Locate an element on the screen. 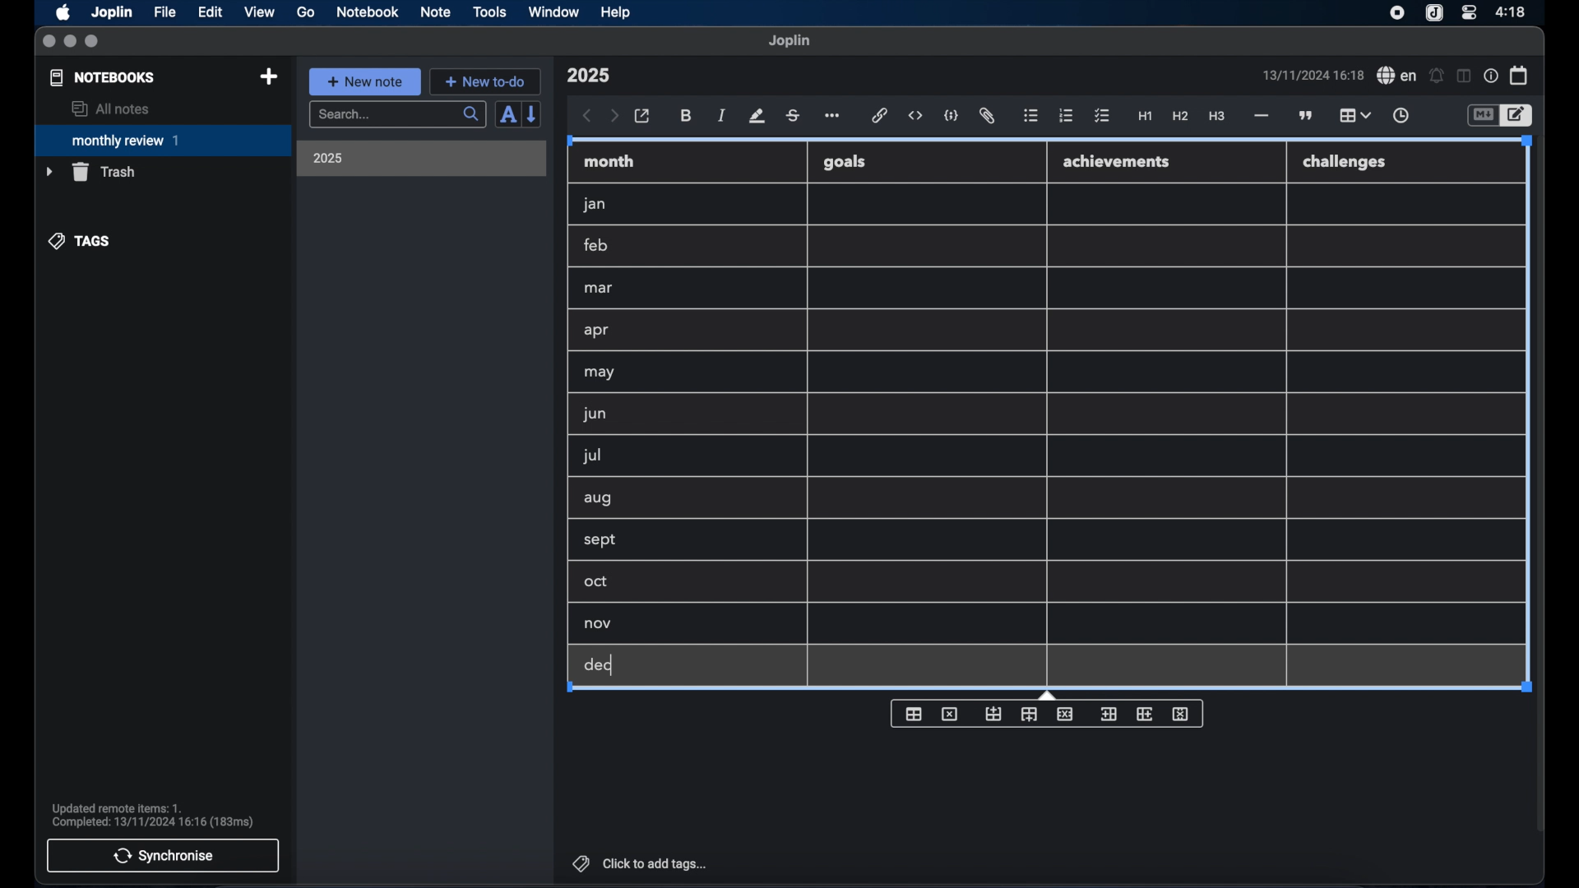  bulleted list is located at coordinates (1030, 116).